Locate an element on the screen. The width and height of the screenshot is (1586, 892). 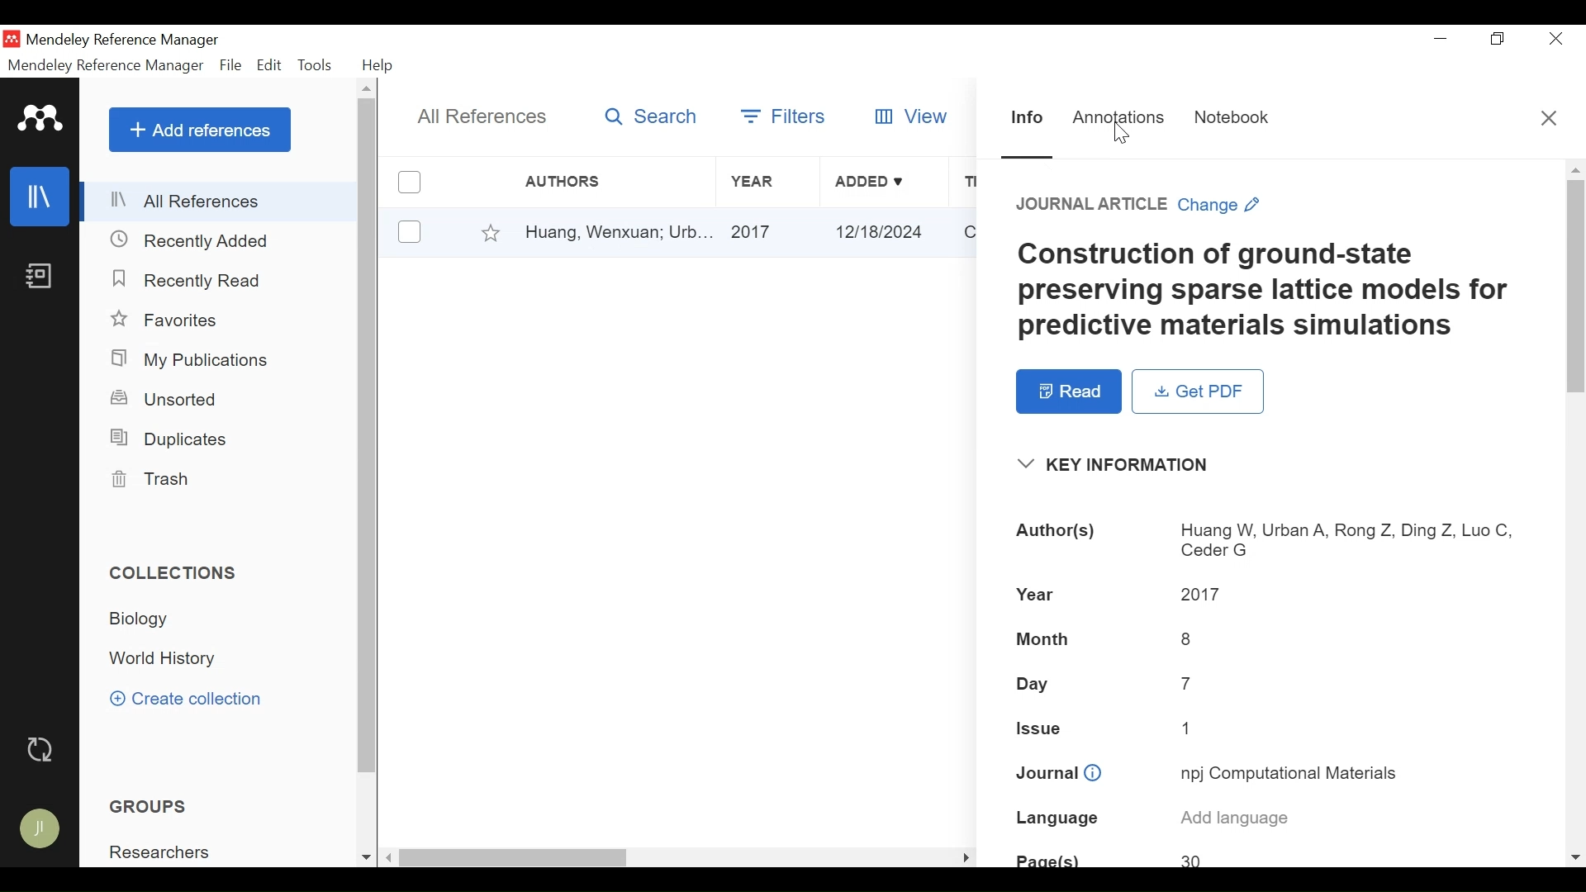
npj Computational Materials is located at coordinates (1290, 772).